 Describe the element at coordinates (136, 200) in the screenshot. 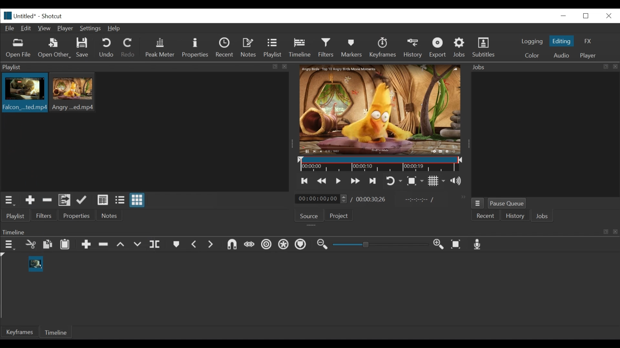

I see `view as icons` at that location.